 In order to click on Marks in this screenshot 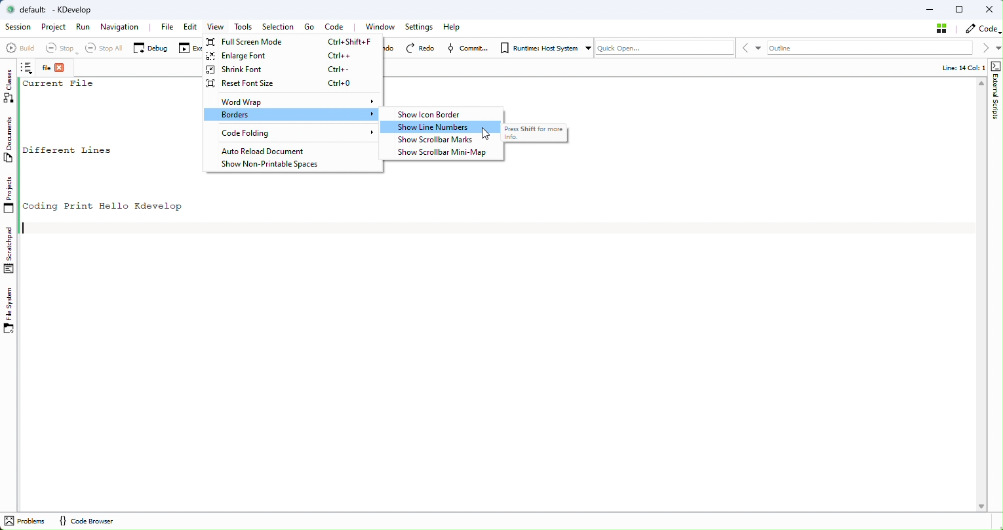, I will do `click(442, 140)`.